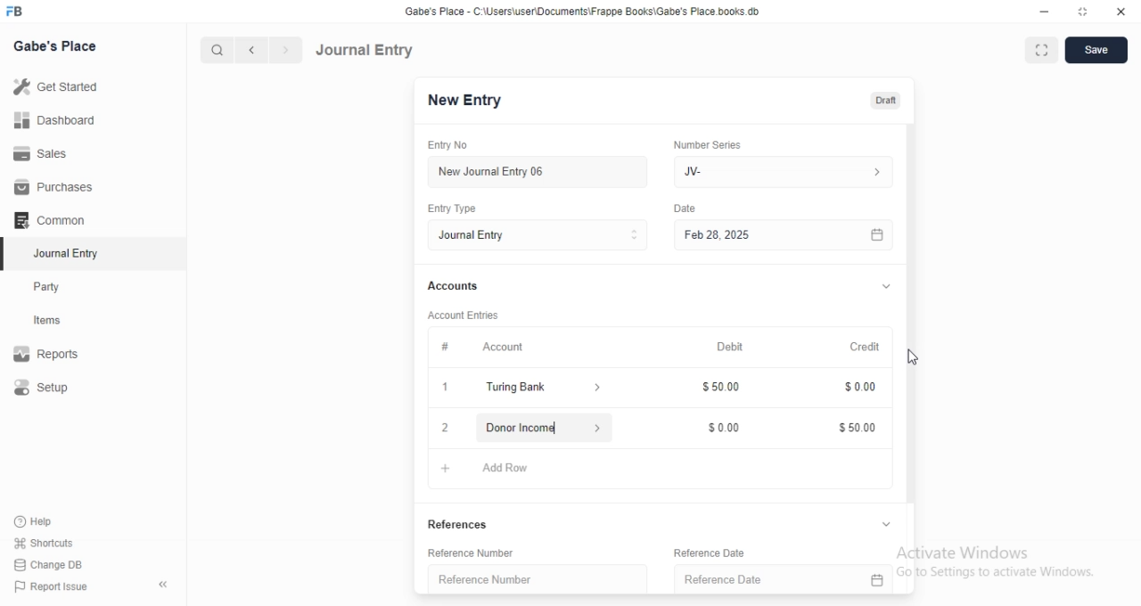  What do you see at coordinates (729, 348) in the screenshot?
I see `Debit` at bounding box center [729, 348].